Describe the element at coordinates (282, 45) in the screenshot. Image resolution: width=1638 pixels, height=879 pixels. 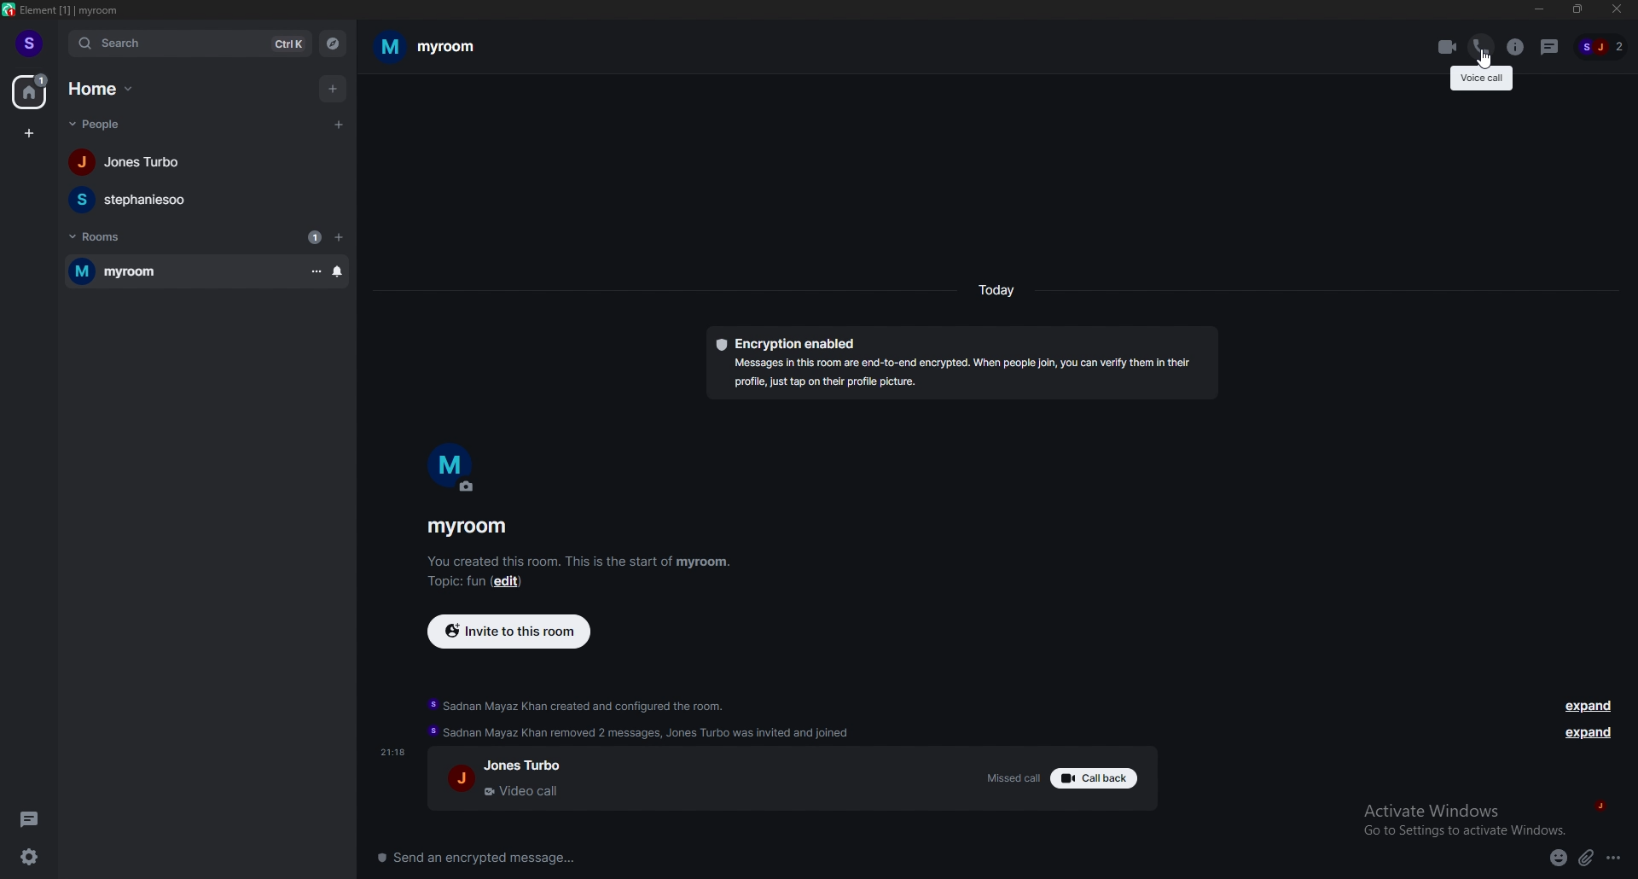
I see `ctrl k` at that location.